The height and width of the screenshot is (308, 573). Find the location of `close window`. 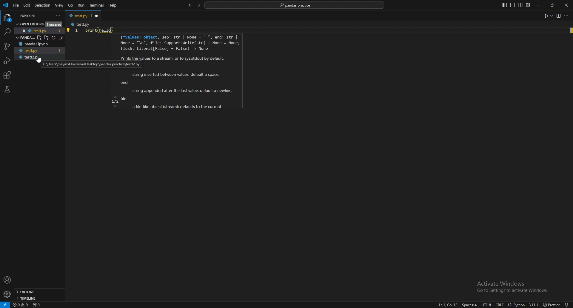

close window is located at coordinates (97, 16).